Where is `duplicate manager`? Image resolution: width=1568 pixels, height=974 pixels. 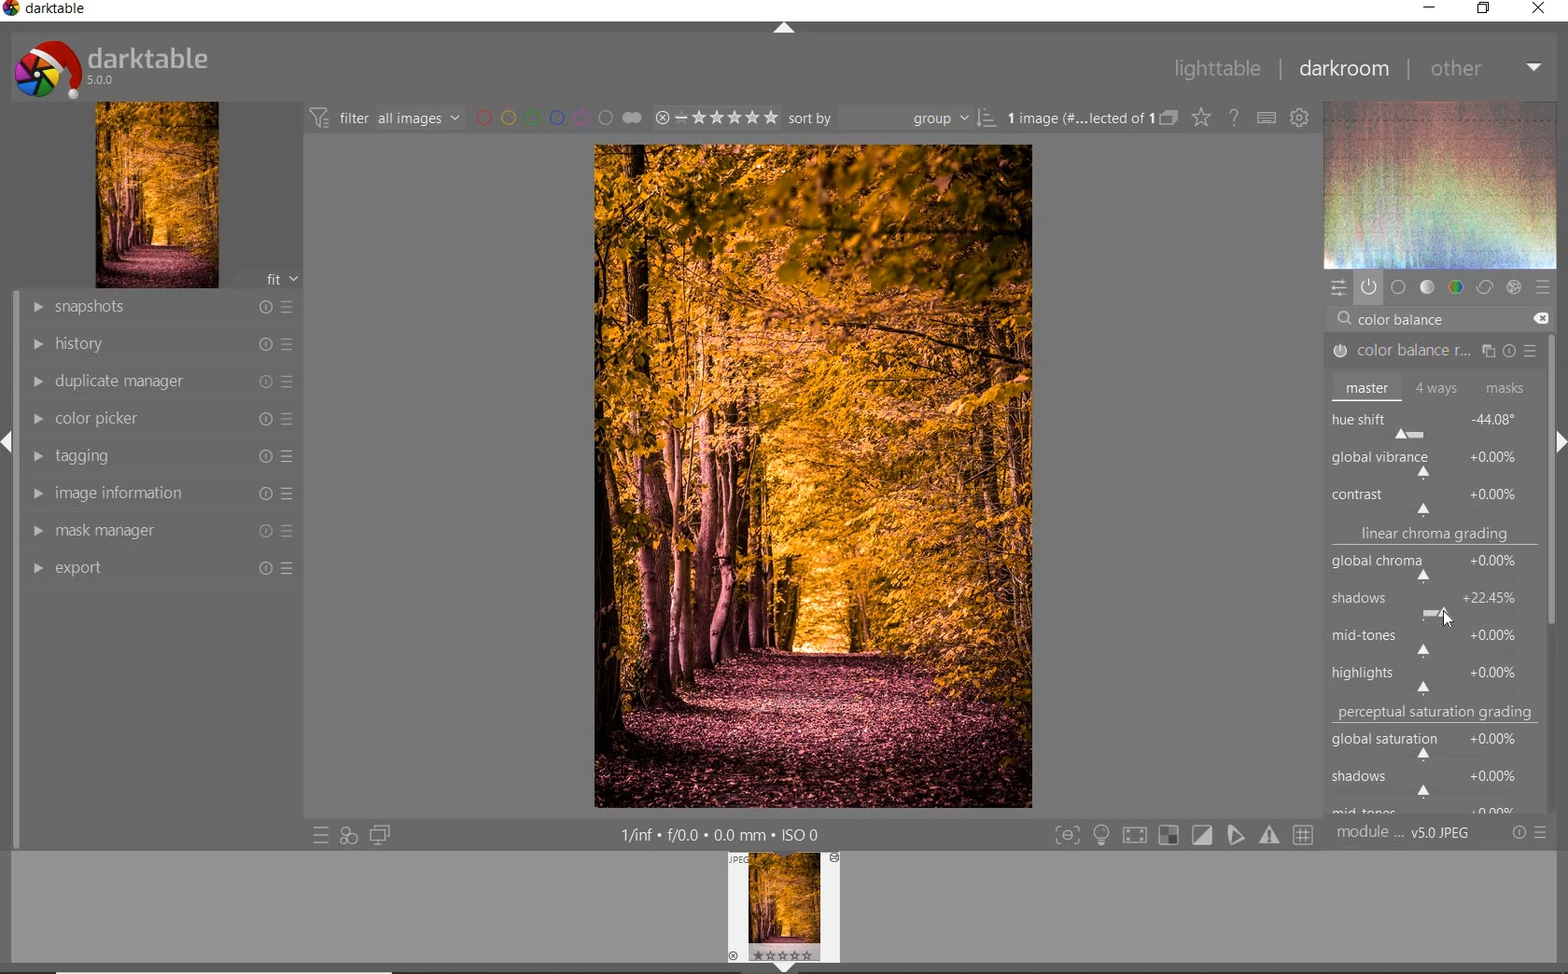
duplicate manager is located at coordinates (163, 382).